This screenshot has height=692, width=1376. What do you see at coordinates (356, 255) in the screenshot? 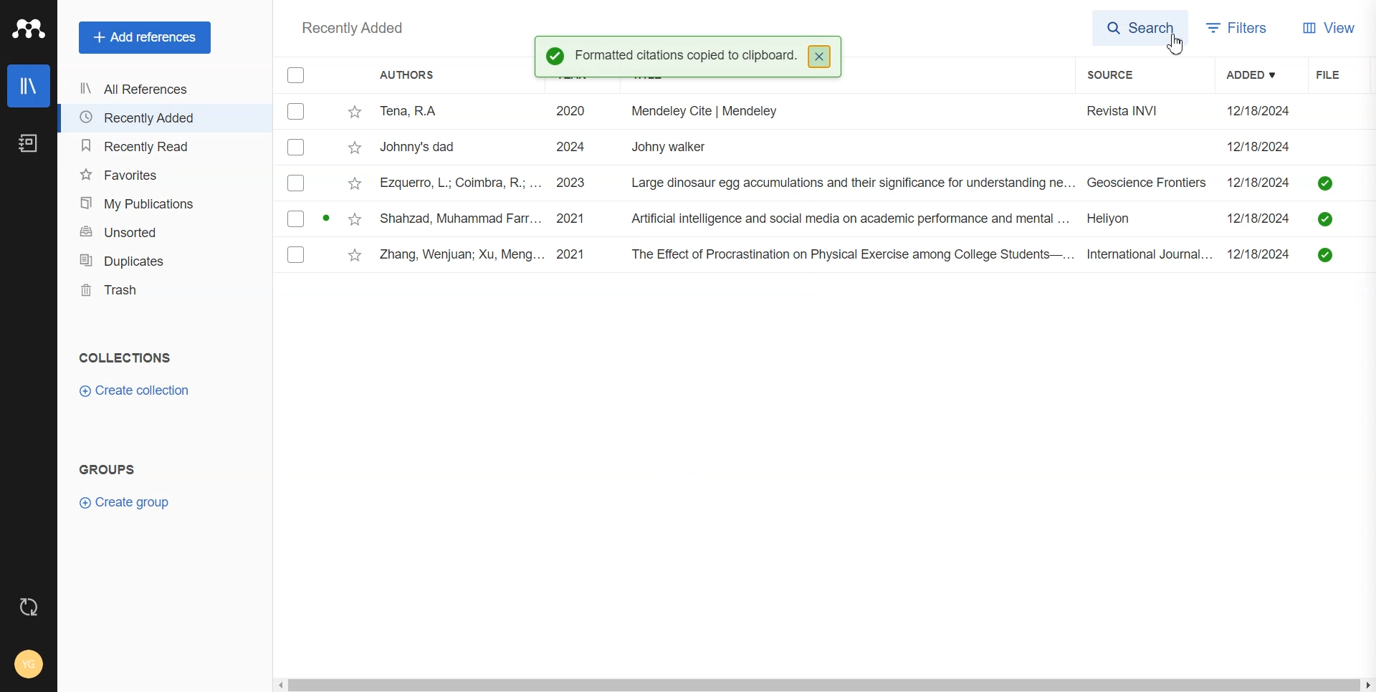
I see `Star` at bounding box center [356, 255].